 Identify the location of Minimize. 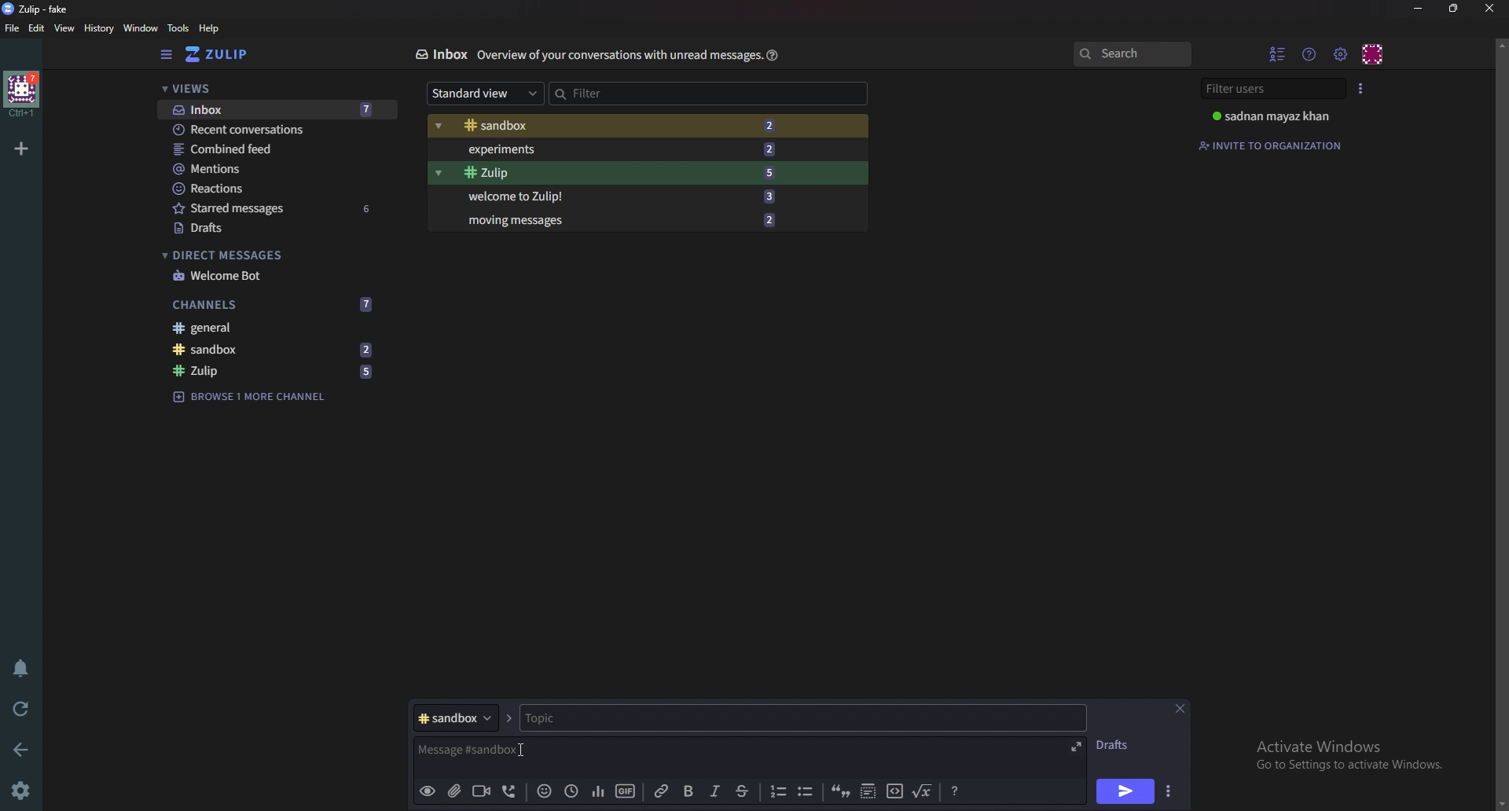
(1419, 8).